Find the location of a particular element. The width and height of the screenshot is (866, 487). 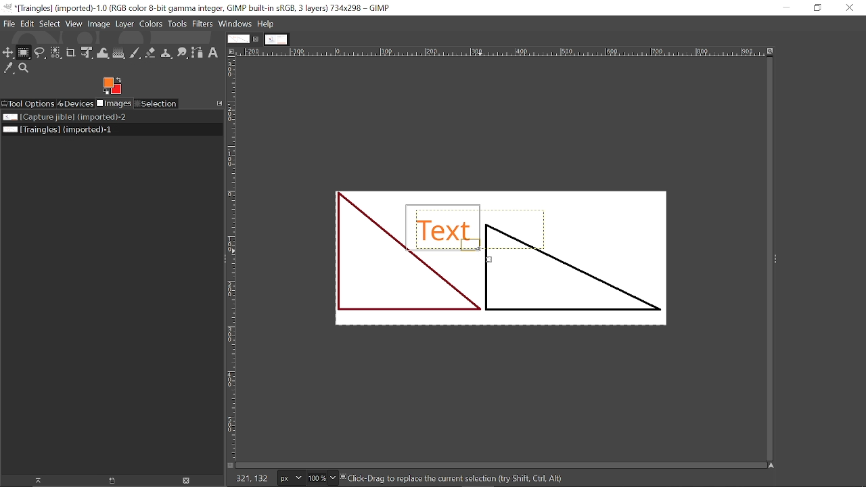

“ck-Drag to replace the current selection dry Shift, Cirl, AR) is located at coordinates (463, 478).